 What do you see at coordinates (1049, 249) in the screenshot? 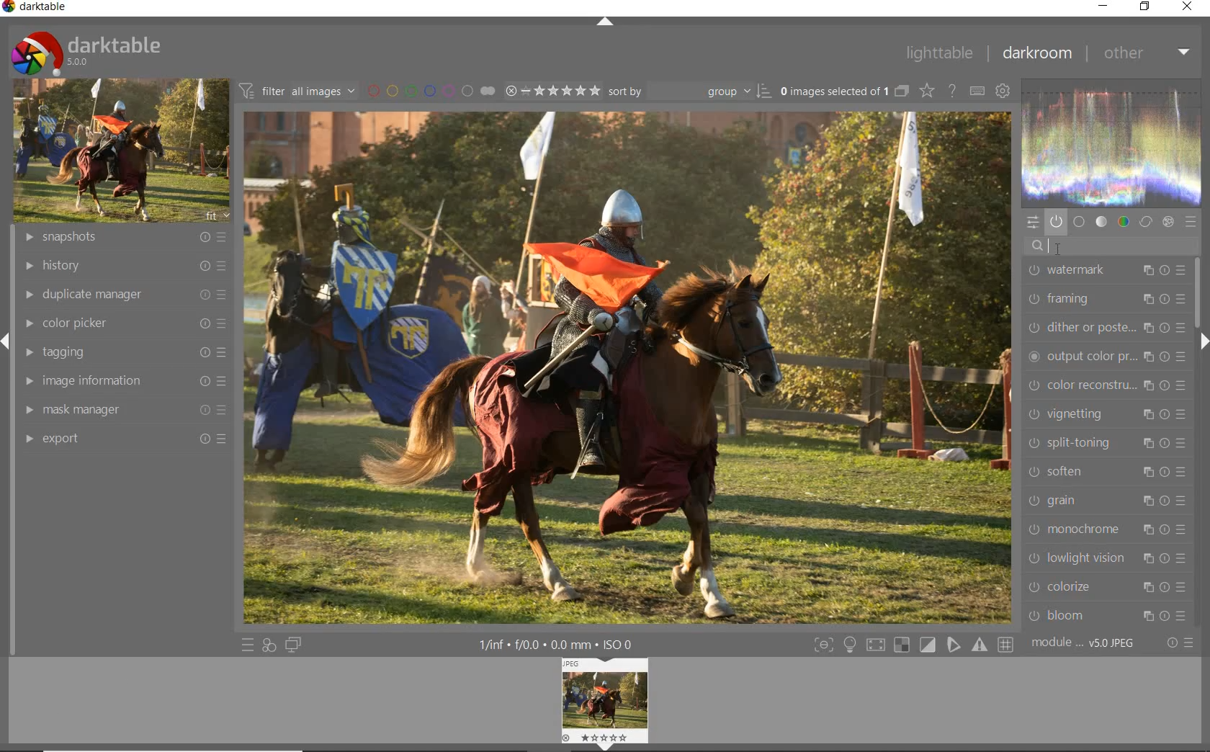
I see `cursor` at bounding box center [1049, 249].